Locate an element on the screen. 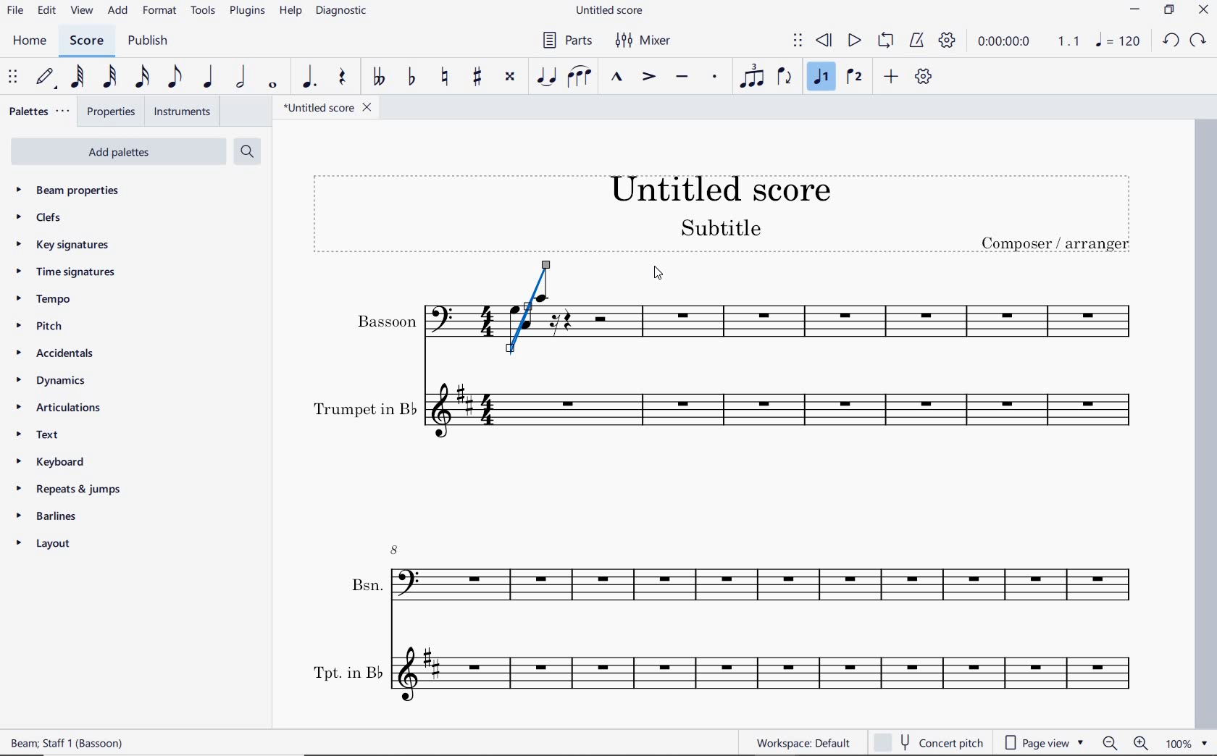 Image resolution: width=1217 pixels, height=756 pixels. playback settings is located at coordinates (948, 40).